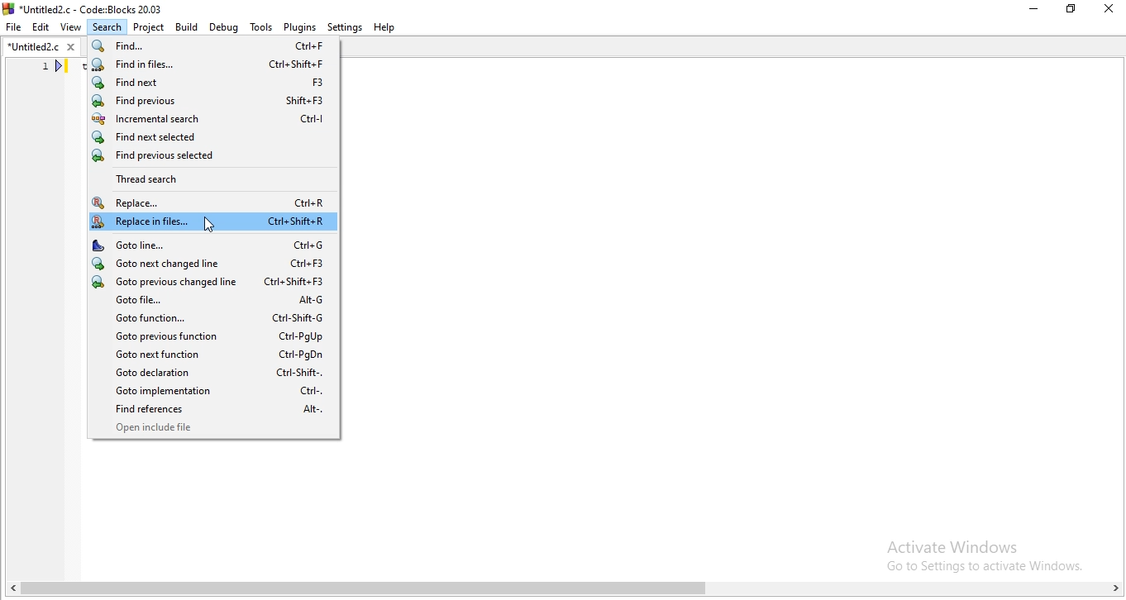 The height and width of the screenshot is (600, 1126). What do you see at coordinates (213, 372) in the screenshot?
I see `Goto declaration` at bounding box center [213, 372].